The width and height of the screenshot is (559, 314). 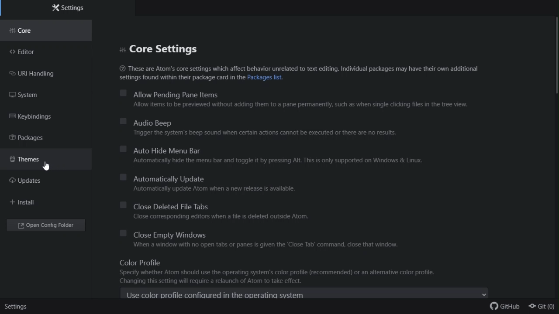 What do you see at coordinates (32, 181) in the screenshot?
I see `Updates` at bounding box center [32, 181].